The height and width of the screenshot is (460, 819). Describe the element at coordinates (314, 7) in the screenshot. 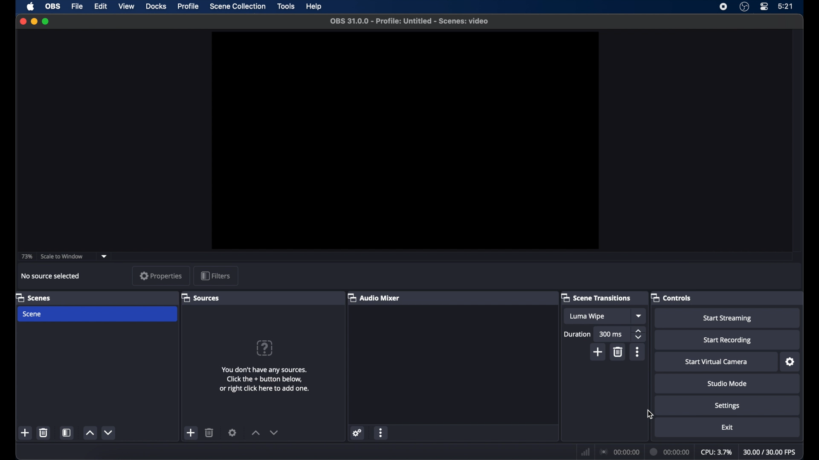

I see `help` at that location.